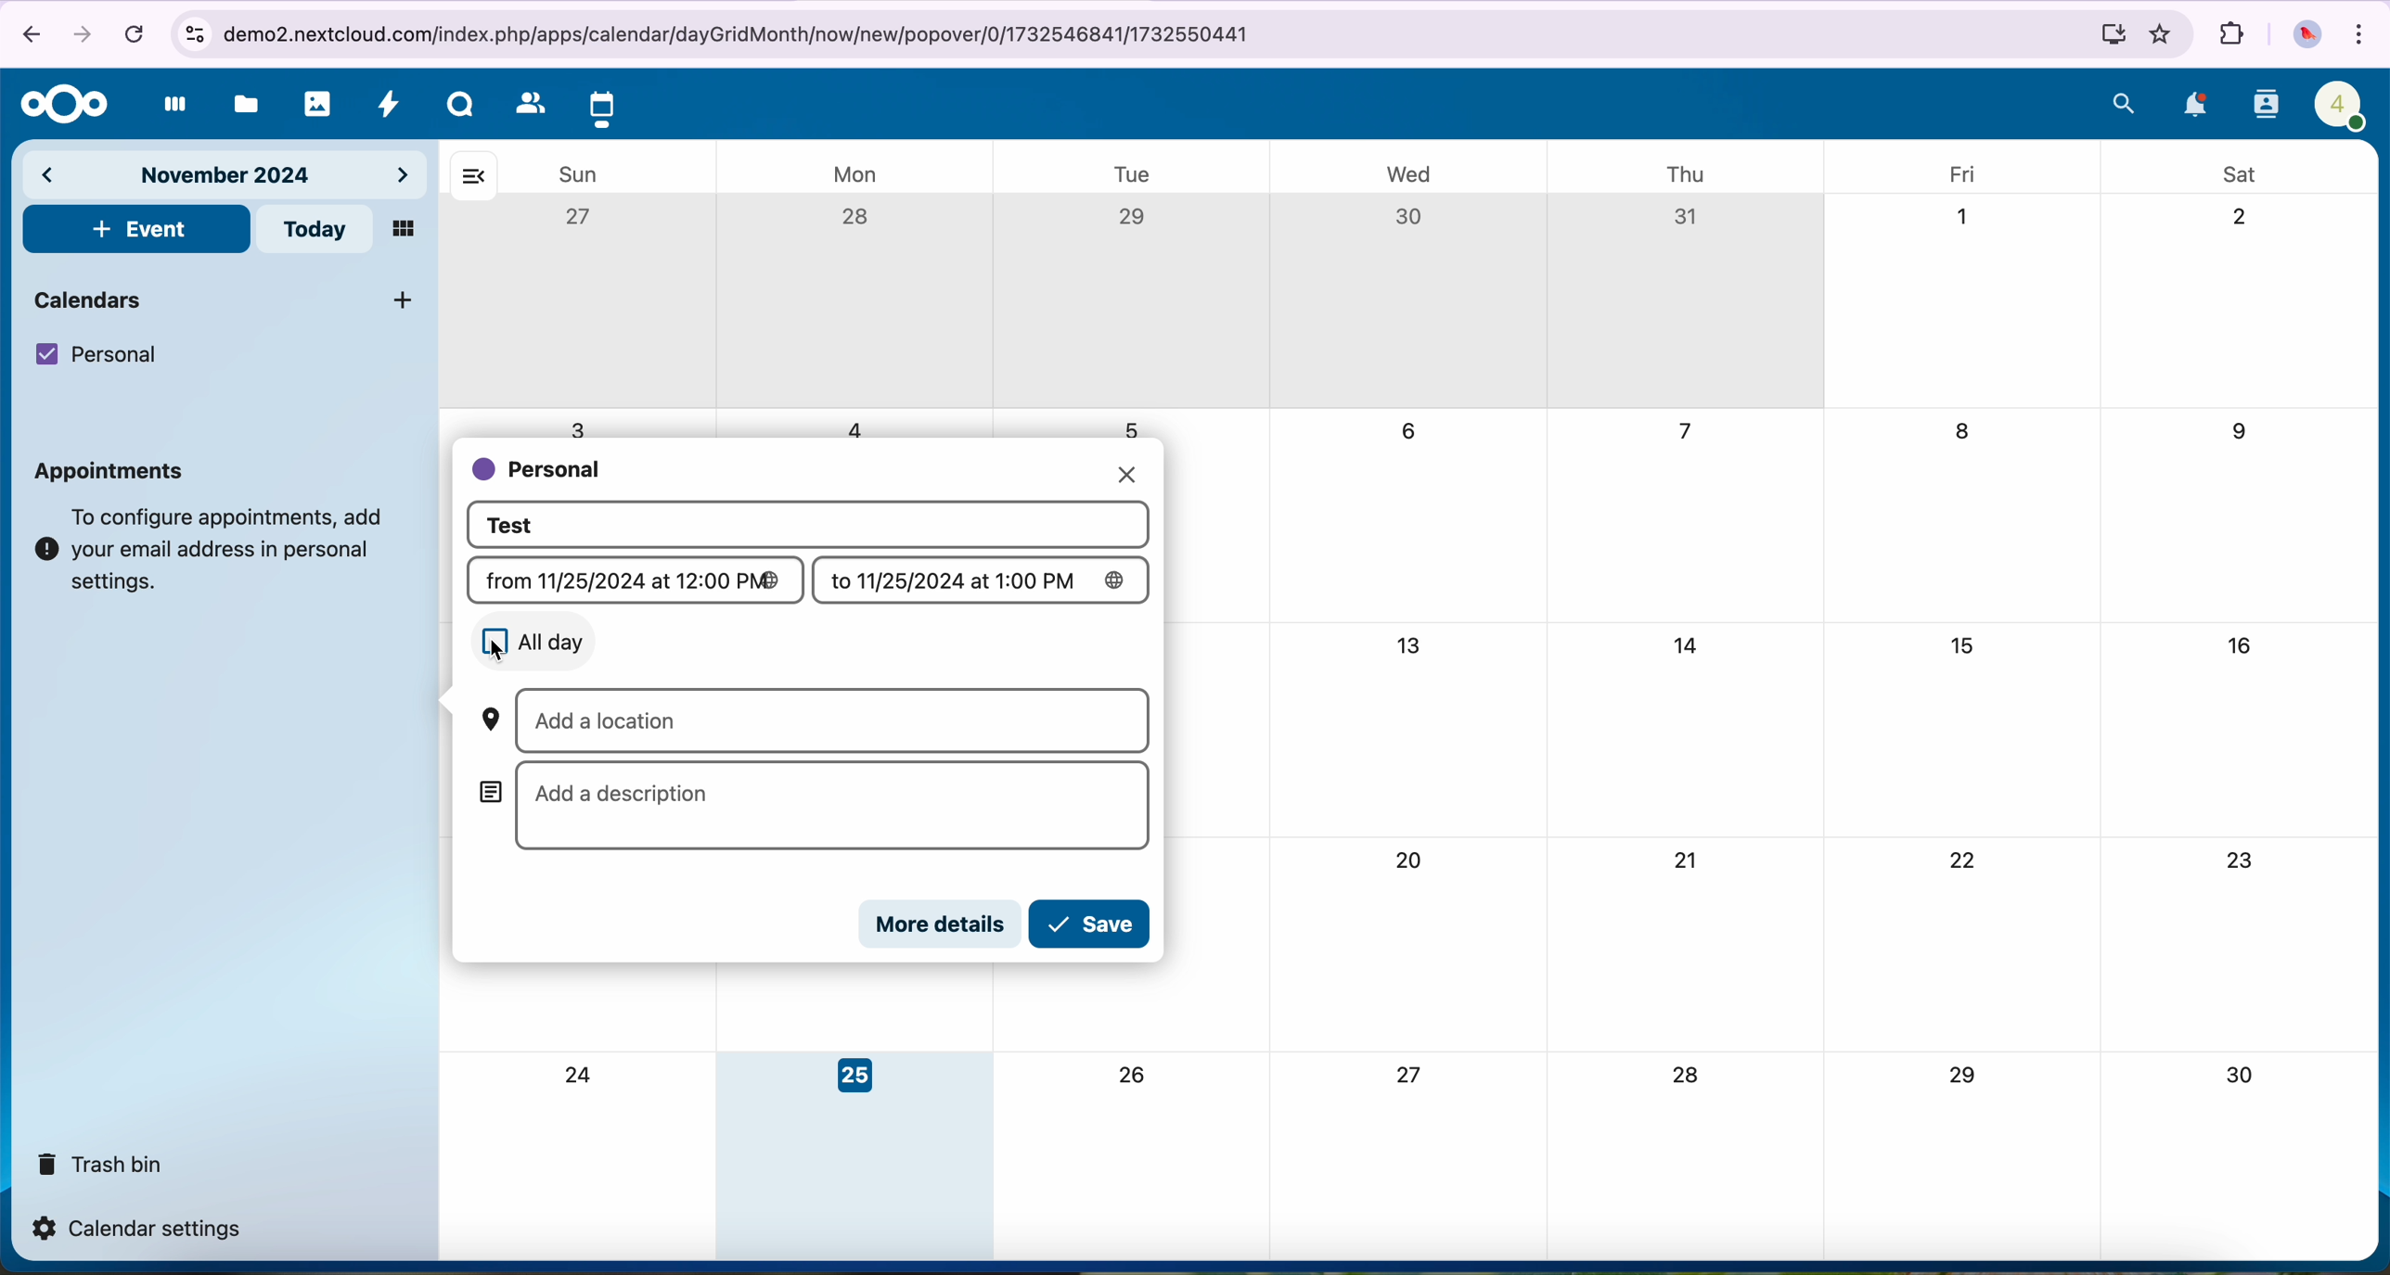  Describe the element at coordinates (1957, 171) in the screenshot. I see `fri` at that location.